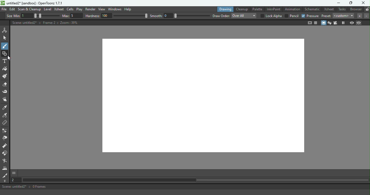 The image size is (370, 195). Describe the element at coordinates (29, 9) in the screenshot. I see `Scan & Cleanup` at that location.